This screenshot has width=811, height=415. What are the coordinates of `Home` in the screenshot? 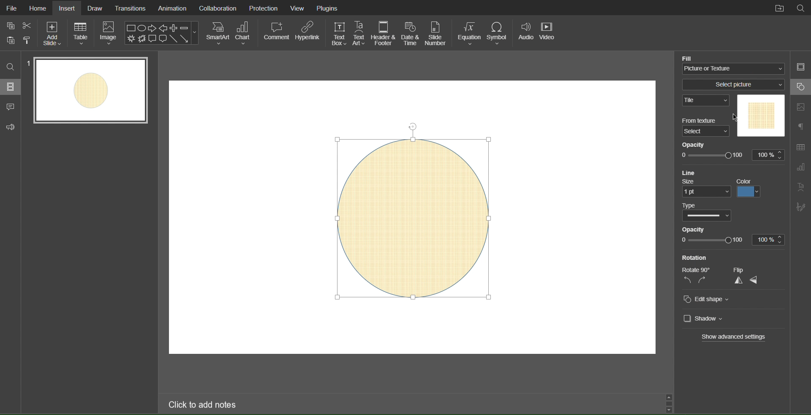 It's located at (37, 8).